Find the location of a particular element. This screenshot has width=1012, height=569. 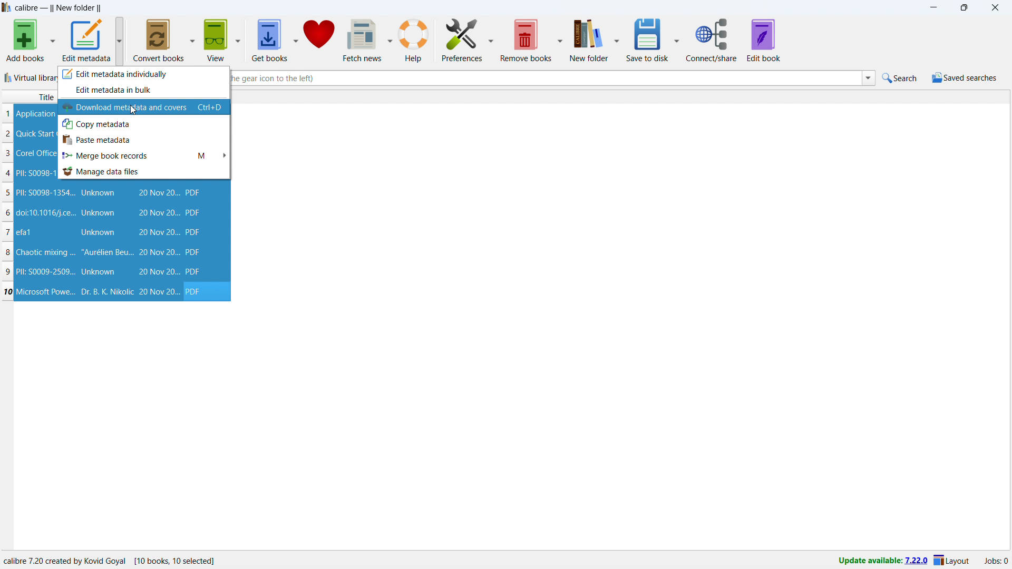

PDF is located at coordinates (193, 232).